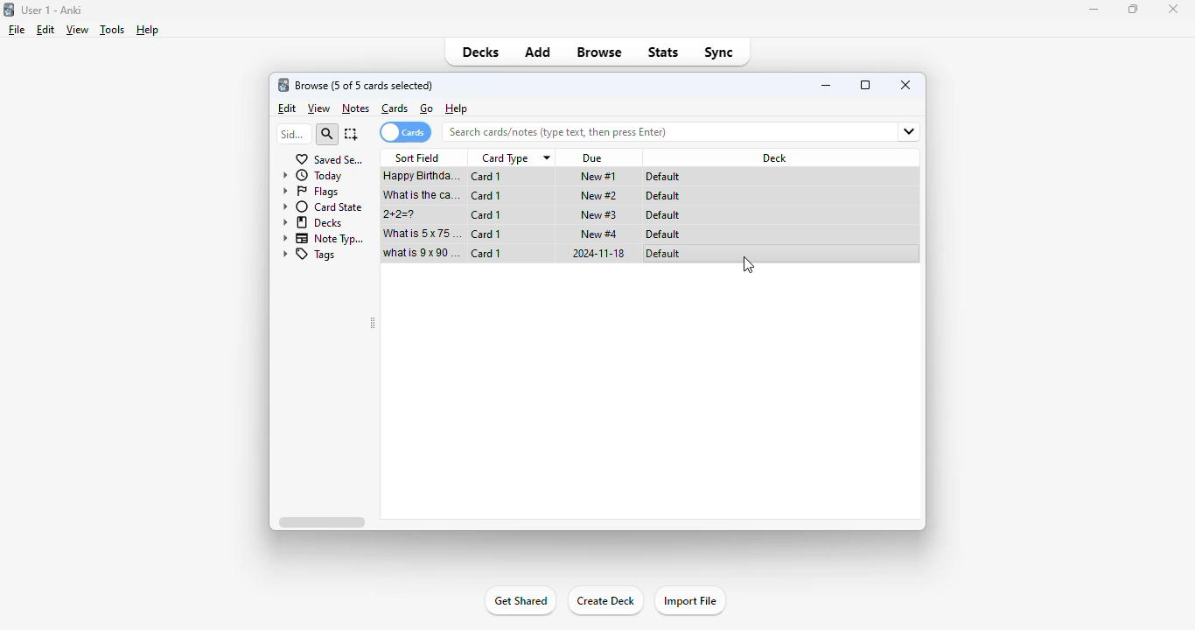 The height and width of the screenshot is (630, 1195). I want to click on card 1, so click(486, 234).